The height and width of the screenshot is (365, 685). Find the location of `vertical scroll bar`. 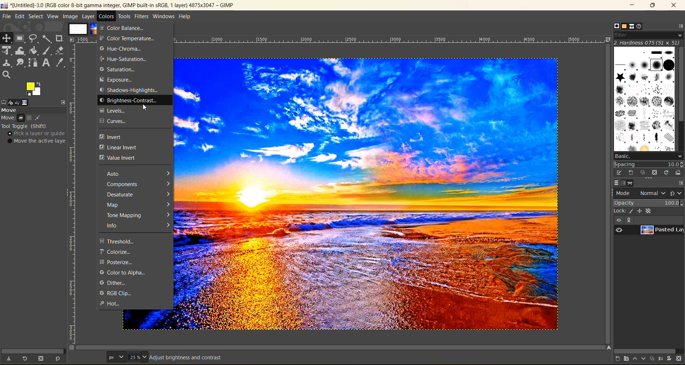

vertical scroll bar is located at coordinates (681, 86).